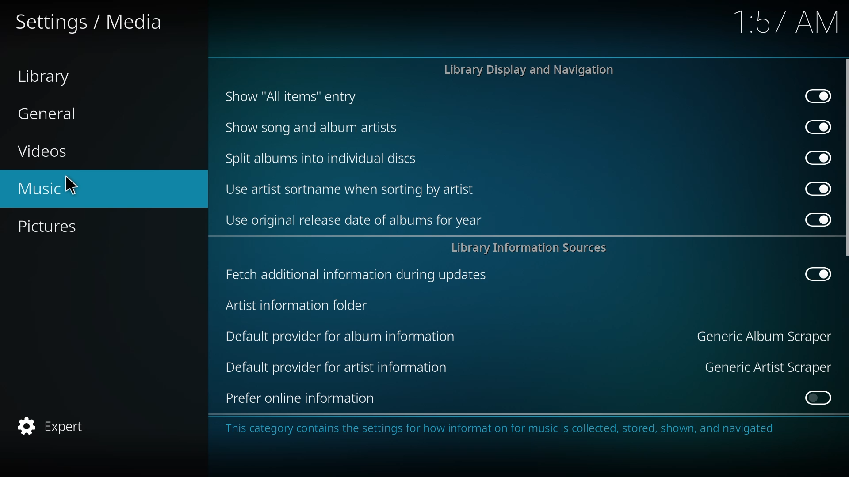 The height and width of the screenshot is (477, 849). Describe the element at coordinates (762, 336) in the screenshot. I see `generic` at that location.